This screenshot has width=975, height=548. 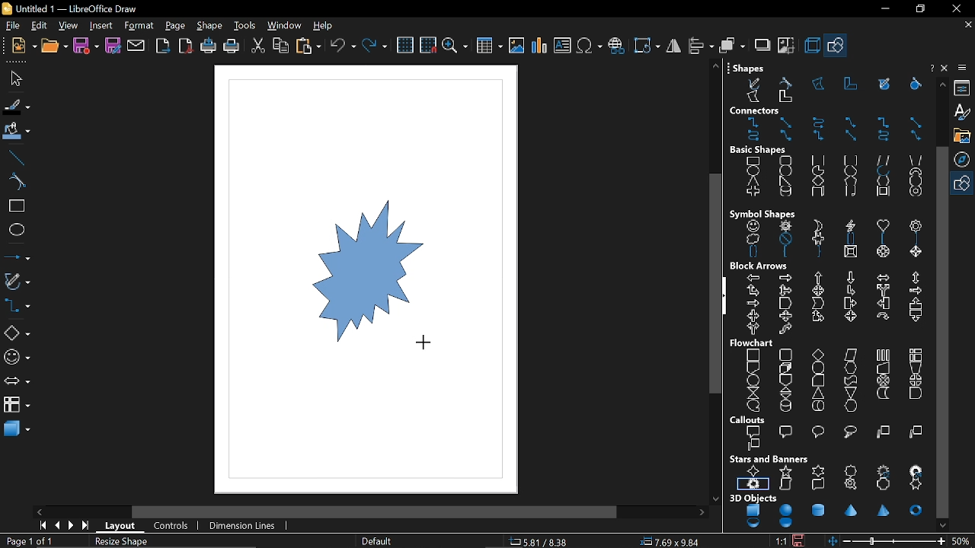 I want to click on gallery, so click(x=962, y=135).